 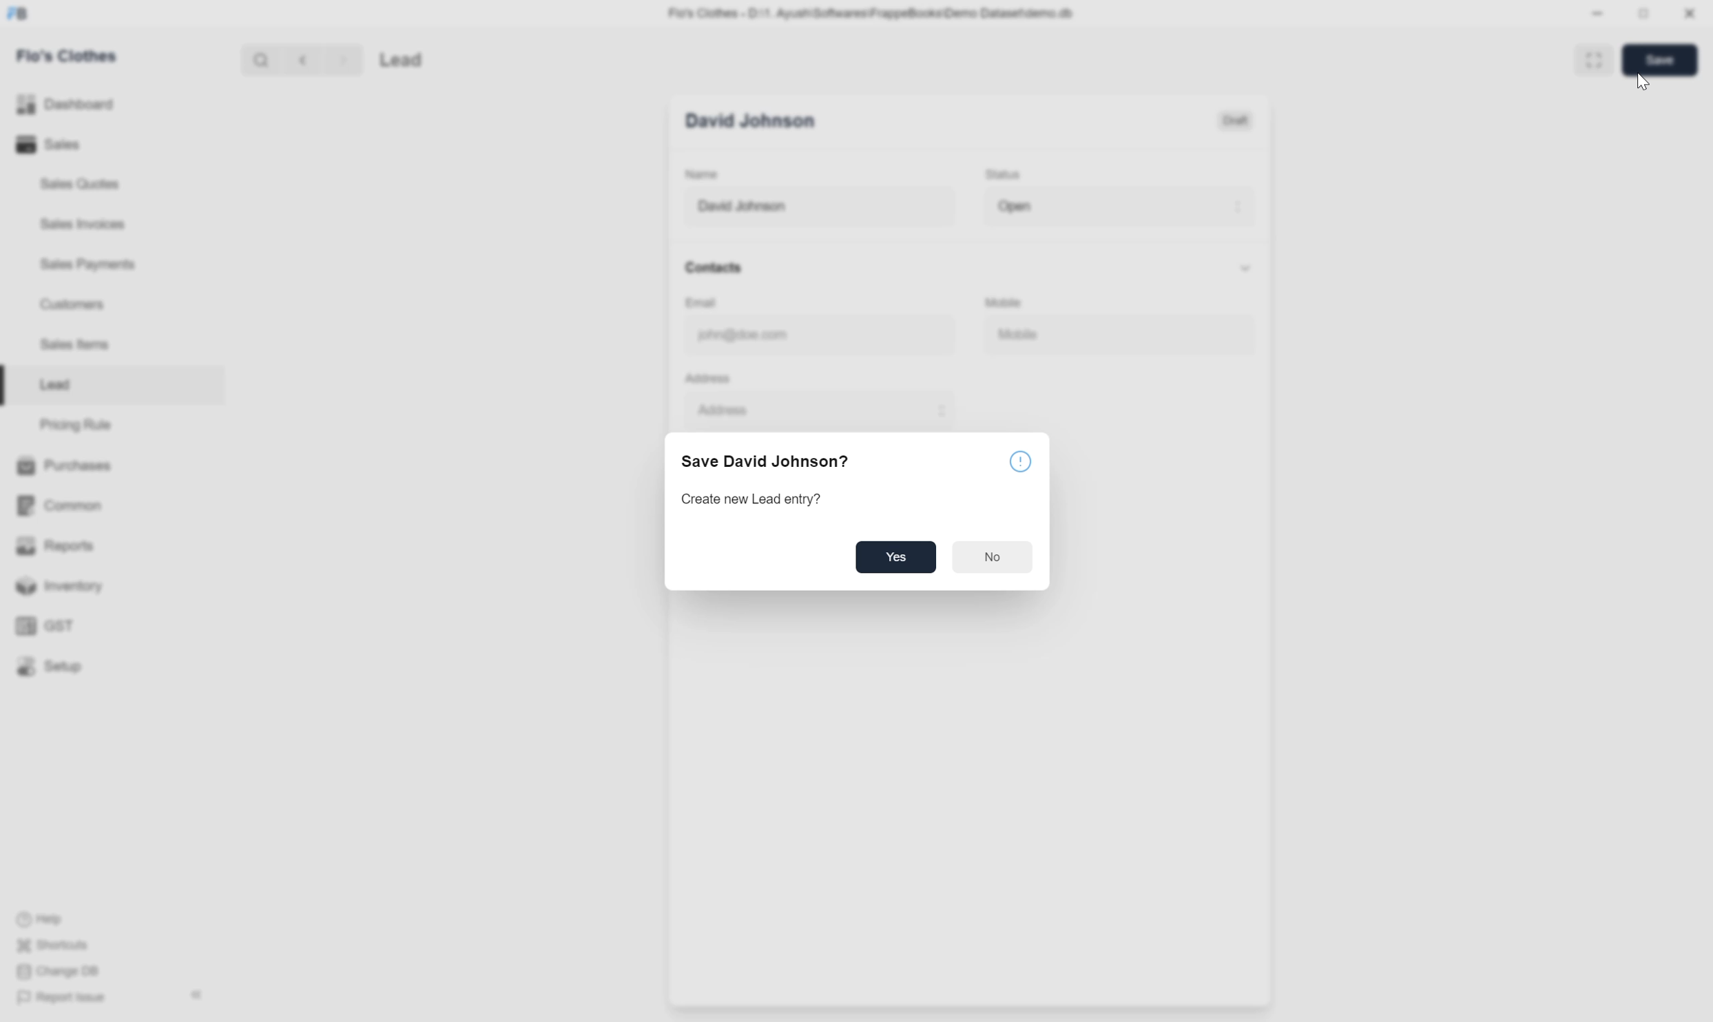 I want to click on Create new Lead entry?, so click(x=753, y=499).